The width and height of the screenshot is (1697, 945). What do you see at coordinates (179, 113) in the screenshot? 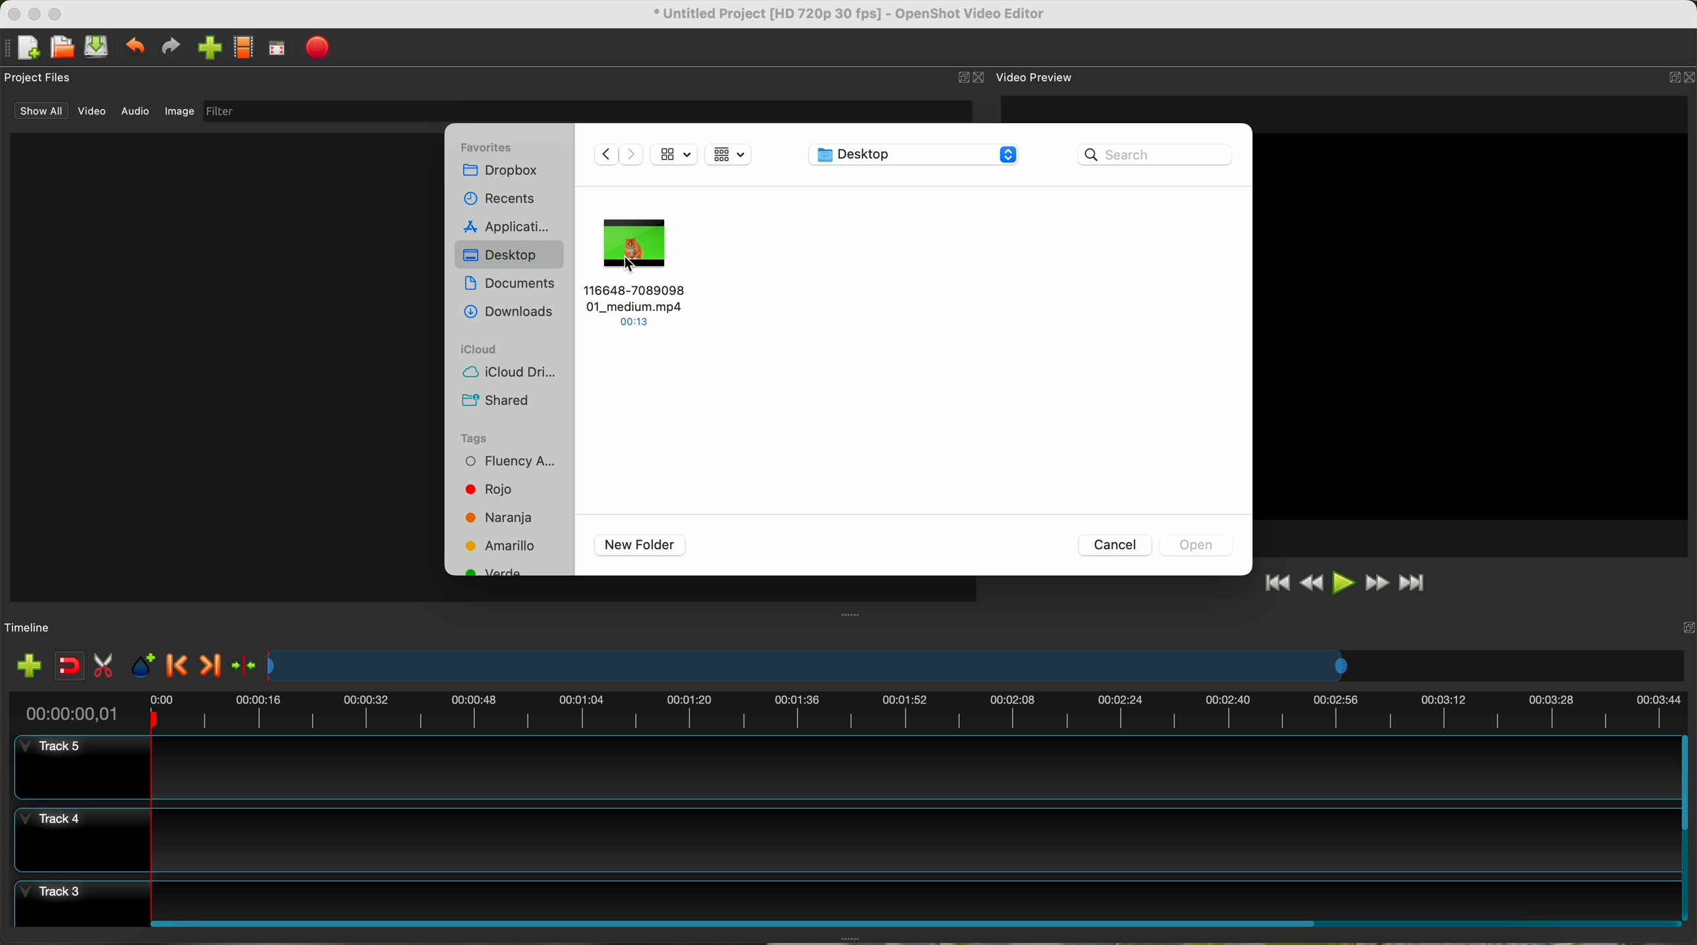
I see `image` at bounding box center [179, 113].